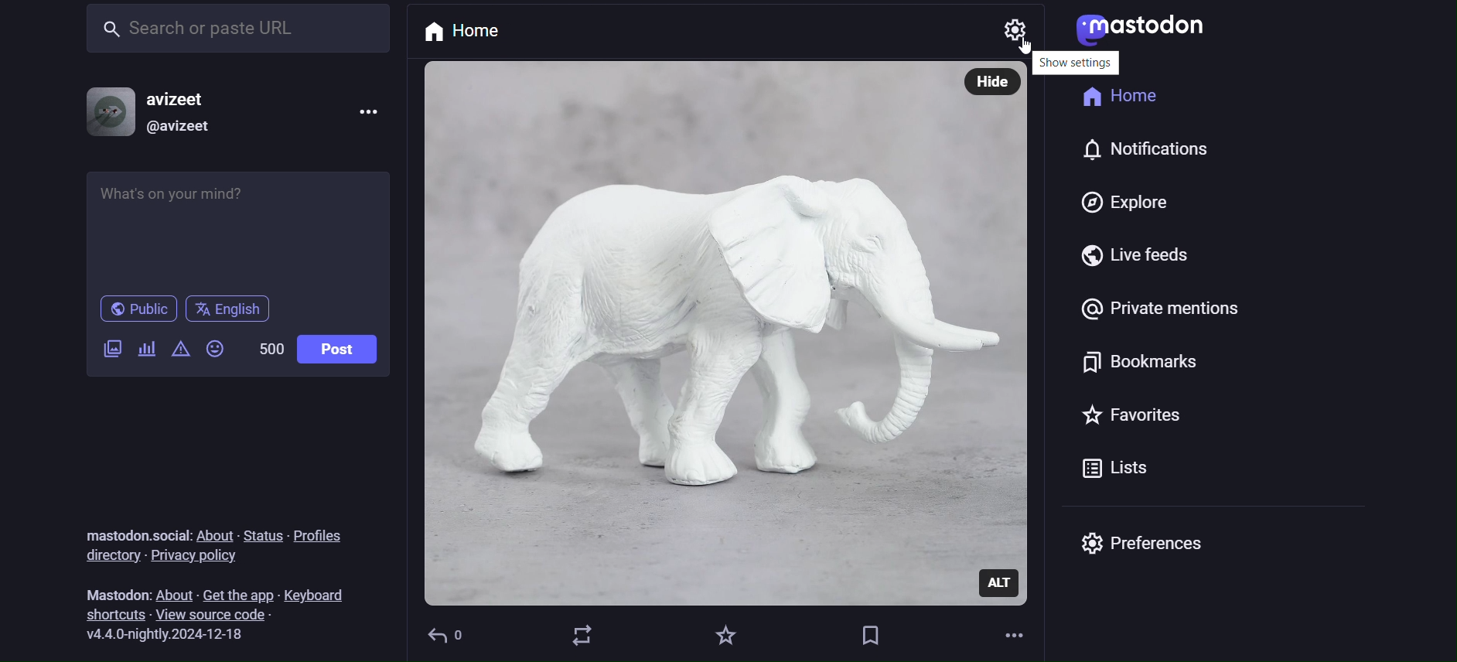 Image resolution: width=1457 pixels, height=662 pixels. Describe the element at coordinates (336, 351) in the screenshot. I see `post` at that location.